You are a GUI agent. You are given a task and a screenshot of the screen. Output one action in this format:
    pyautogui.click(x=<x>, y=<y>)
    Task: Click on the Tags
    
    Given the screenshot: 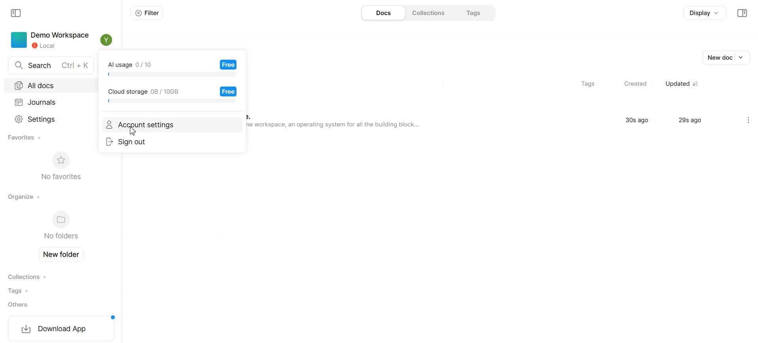 What is the action you would take?
    pyautogui.click(x=475, y=12)
    